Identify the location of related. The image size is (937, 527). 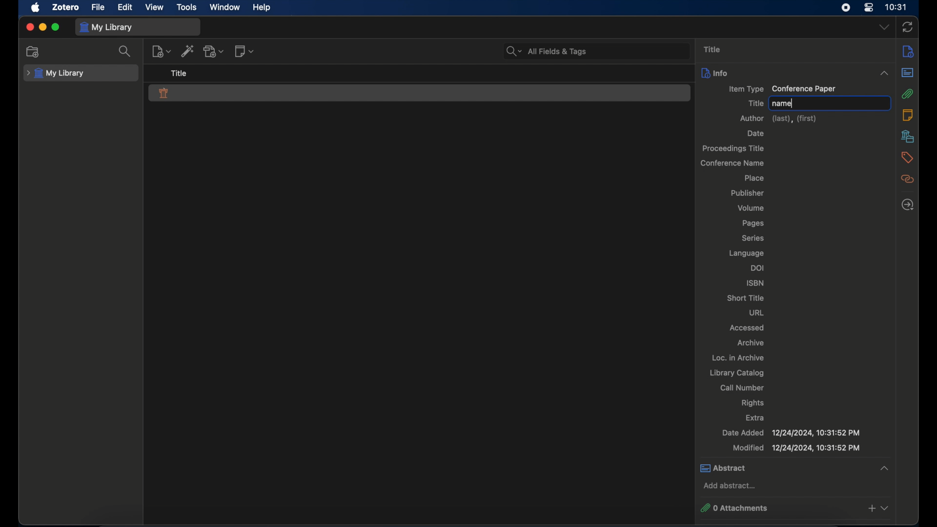
(908, 179).